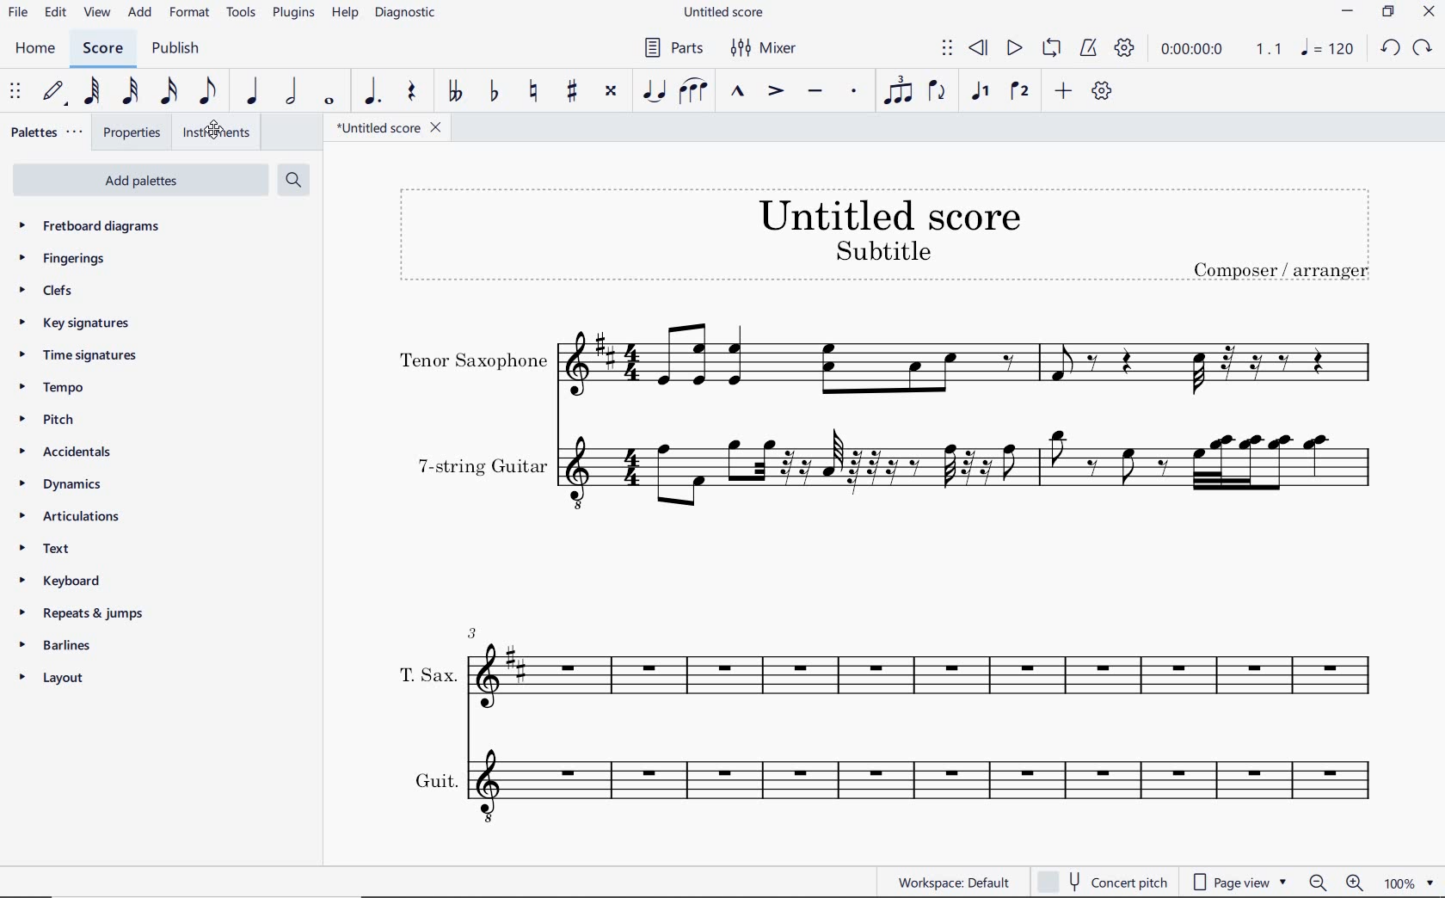 This screenshot has width=1445, height=898. Describe the element at coordinates (60, 452) in the screenshot. I see `ACCIDENTALS` at that location.